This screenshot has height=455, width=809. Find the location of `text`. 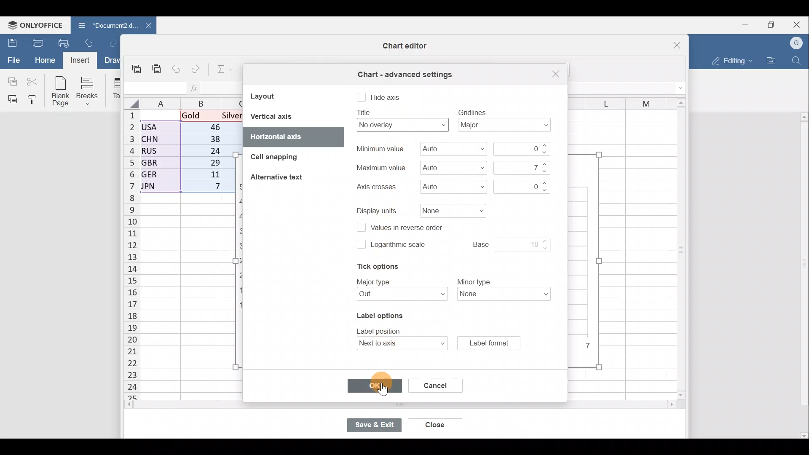

text is located at coordinates (381, 330).